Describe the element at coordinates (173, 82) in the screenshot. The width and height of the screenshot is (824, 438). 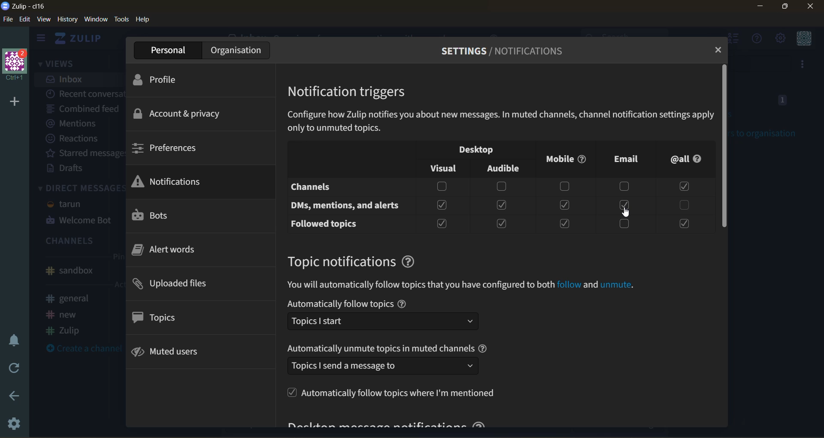
I see `profile` at that location.